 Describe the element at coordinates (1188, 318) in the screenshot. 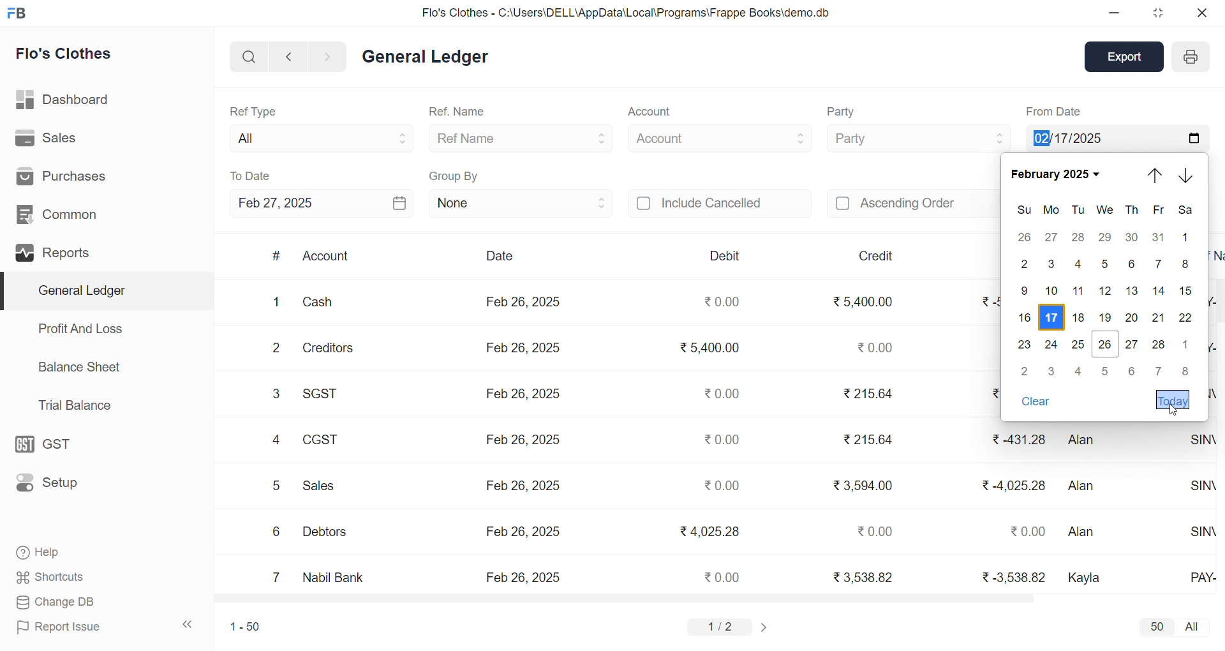

I see `22` at that location.